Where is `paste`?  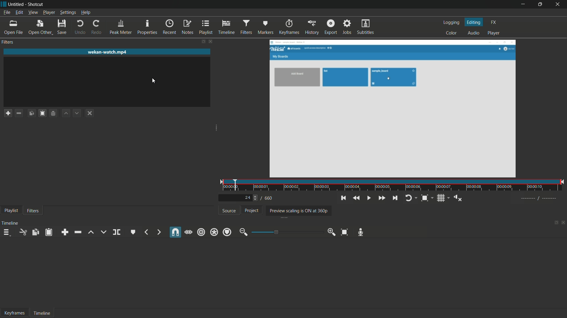 paste is located at coordinates (49, 232).